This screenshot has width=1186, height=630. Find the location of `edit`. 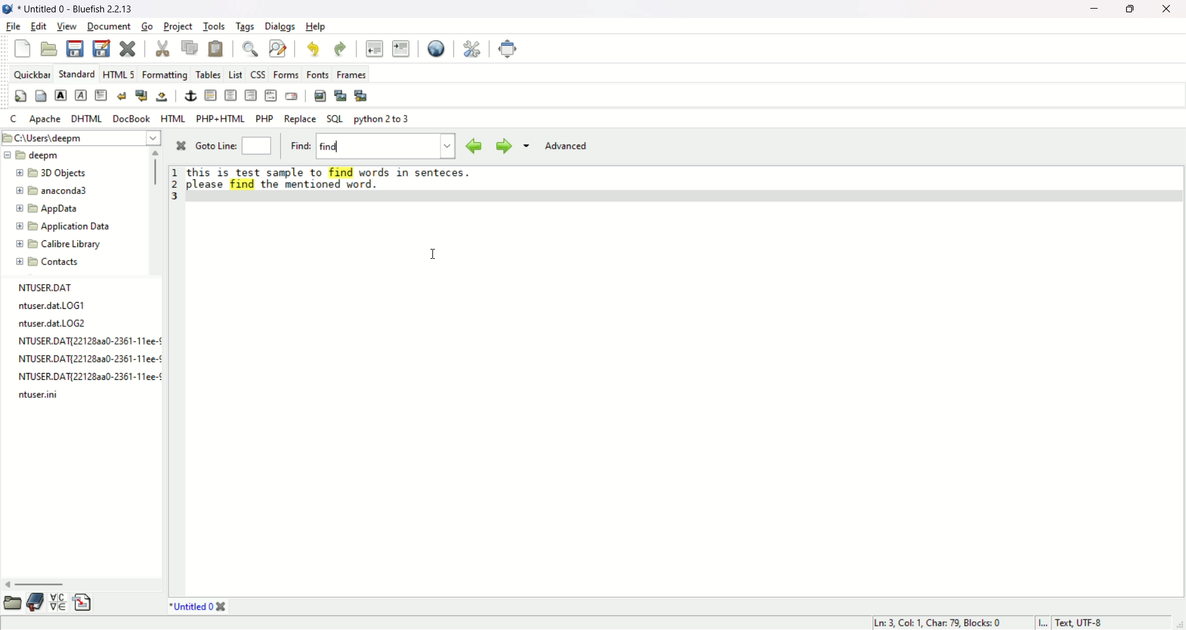

edit is located at coordinates (39, 25).